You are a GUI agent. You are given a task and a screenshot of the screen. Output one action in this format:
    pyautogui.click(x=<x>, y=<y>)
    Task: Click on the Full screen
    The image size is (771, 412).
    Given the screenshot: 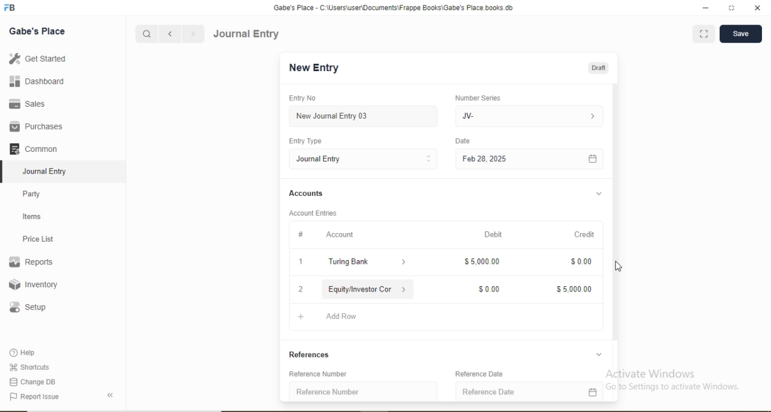 What is the action you would take?
    pyautogui.click(x=704, y=33)
    